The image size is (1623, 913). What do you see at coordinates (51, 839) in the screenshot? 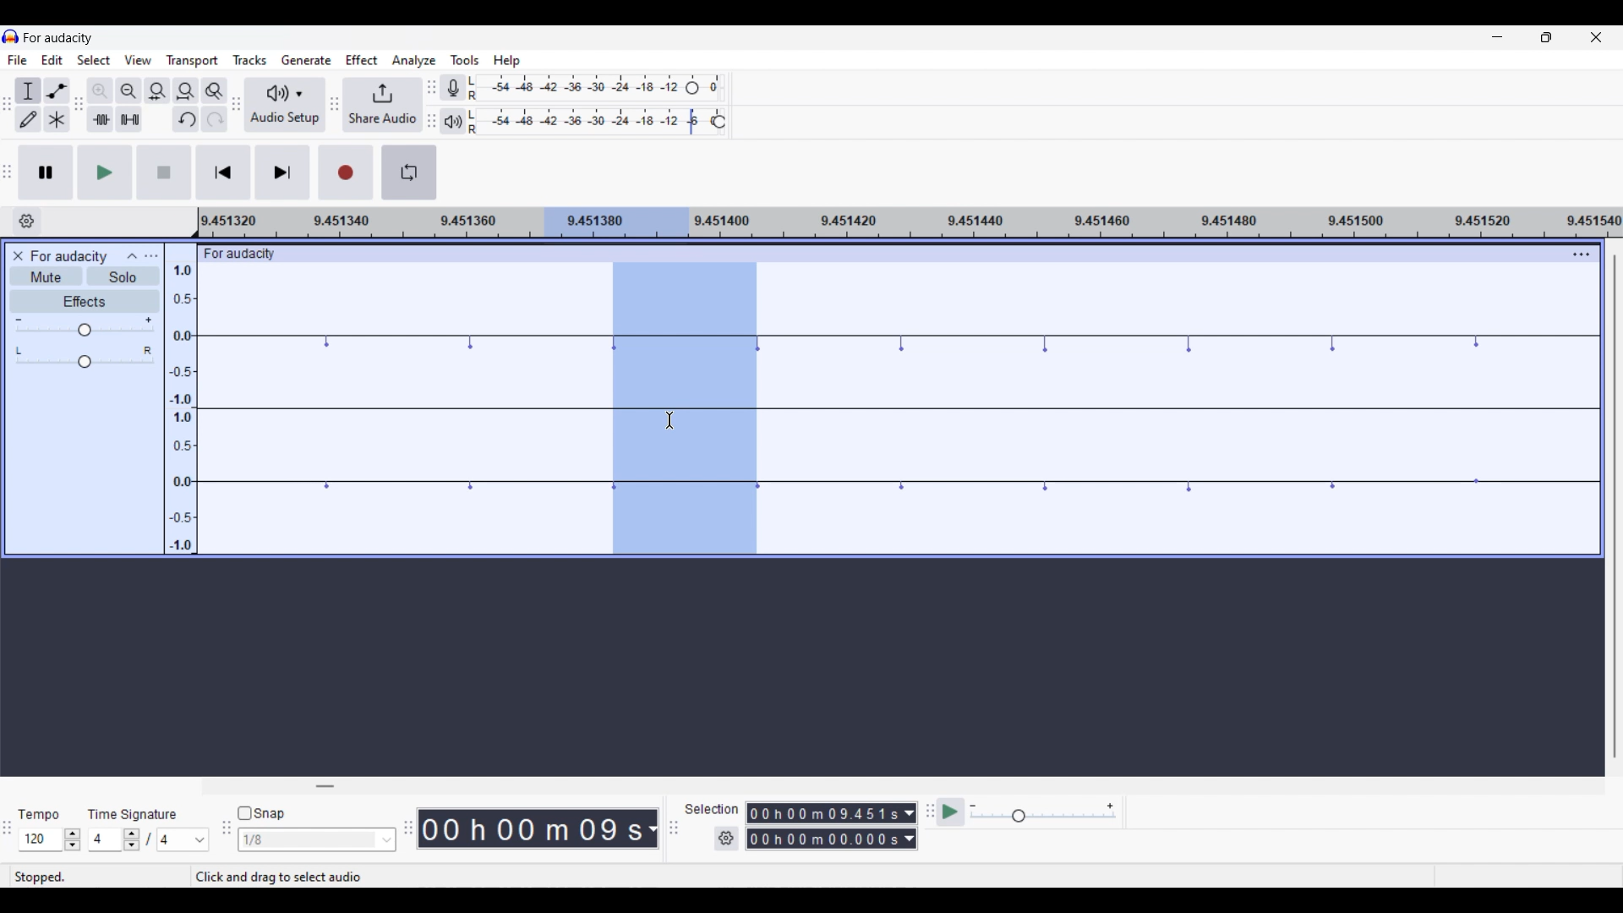
I see `Tempo settings` at bounding box center [51, 839].